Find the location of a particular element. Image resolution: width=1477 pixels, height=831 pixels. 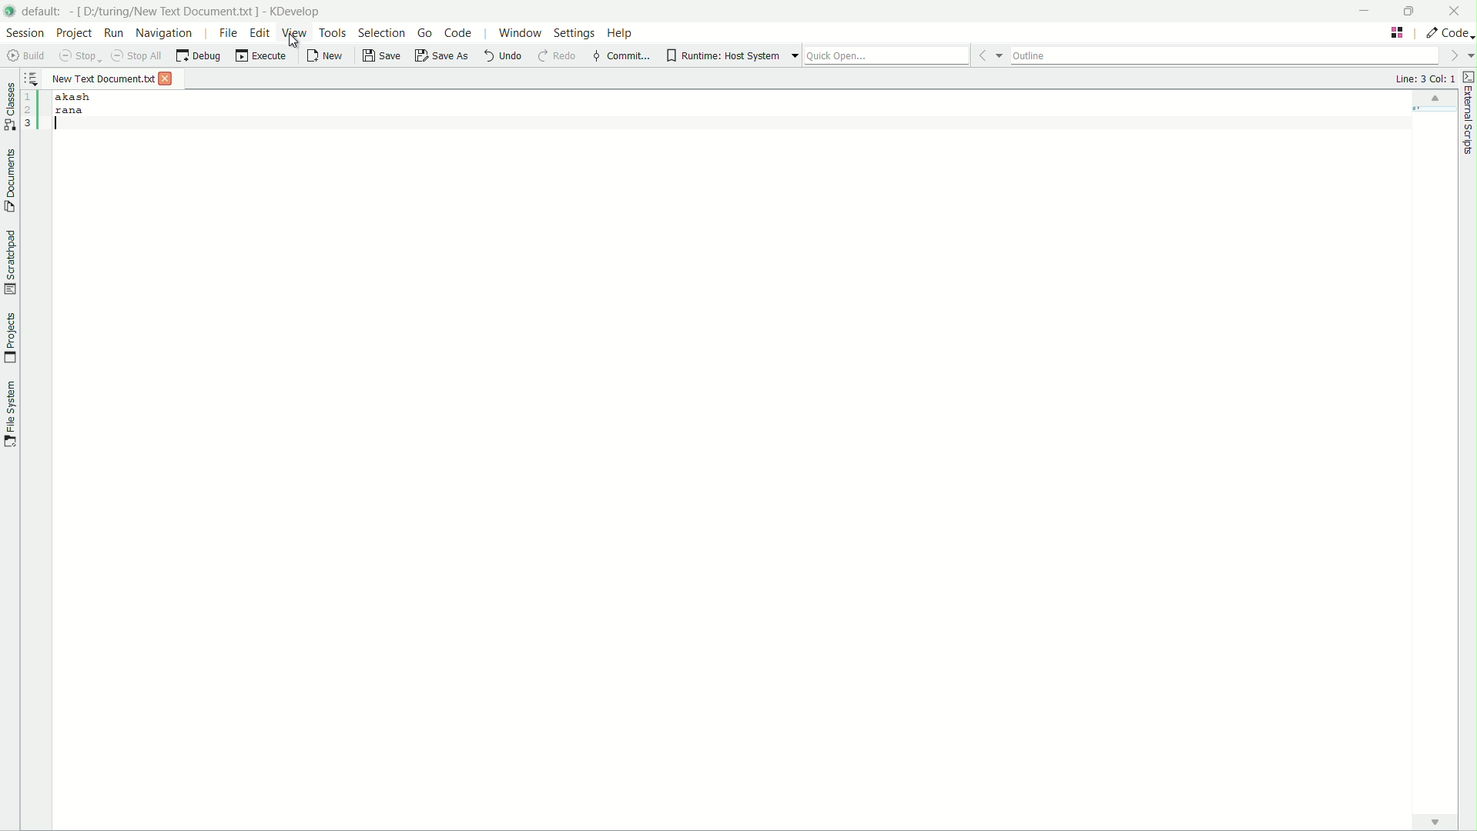

save is located at coordinates (380, 56).